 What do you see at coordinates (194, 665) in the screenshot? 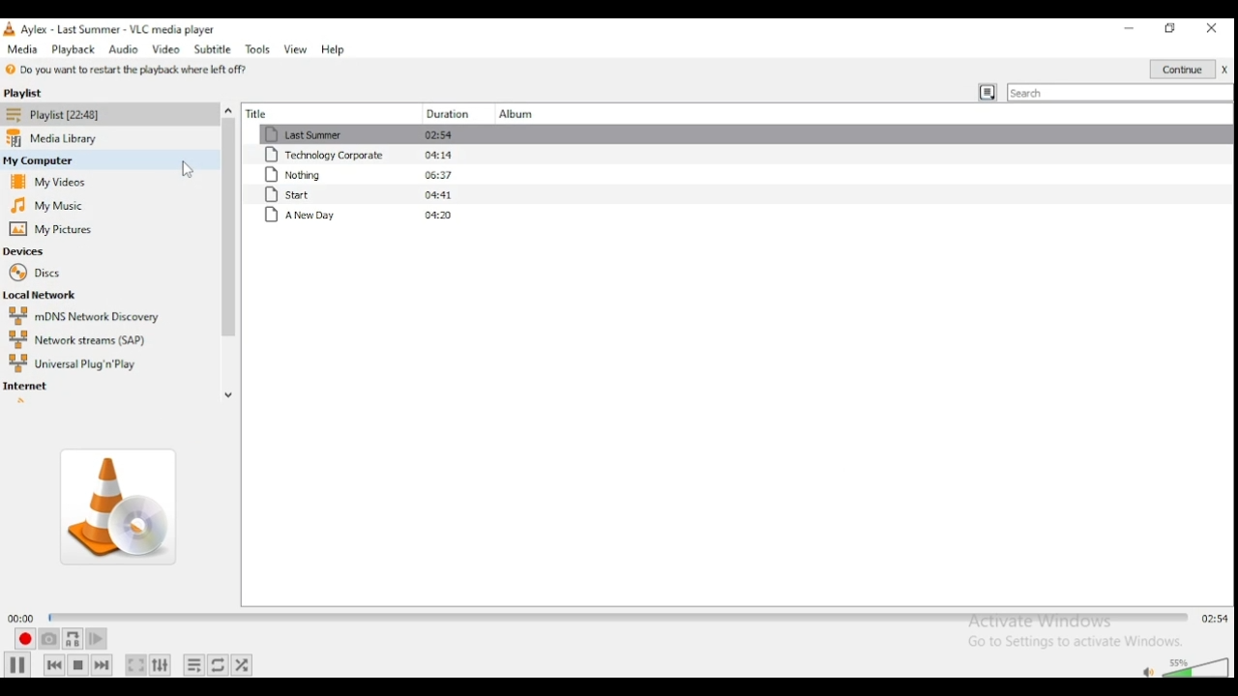
I see `toggle playlist` at bounding box center [194, 665].